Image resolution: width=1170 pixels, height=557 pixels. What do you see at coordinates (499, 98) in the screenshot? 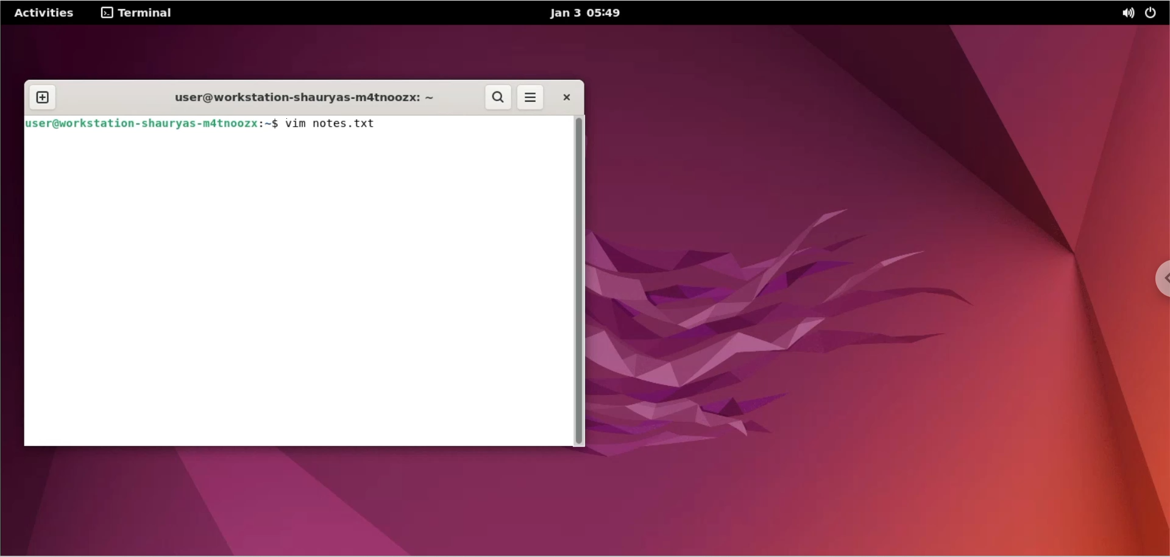
I see `search` at bounding box center [499, 98].